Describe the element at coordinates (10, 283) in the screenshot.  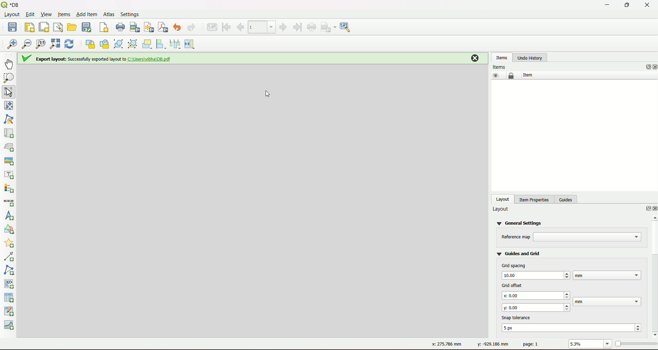
I see `add HTML` at that location.